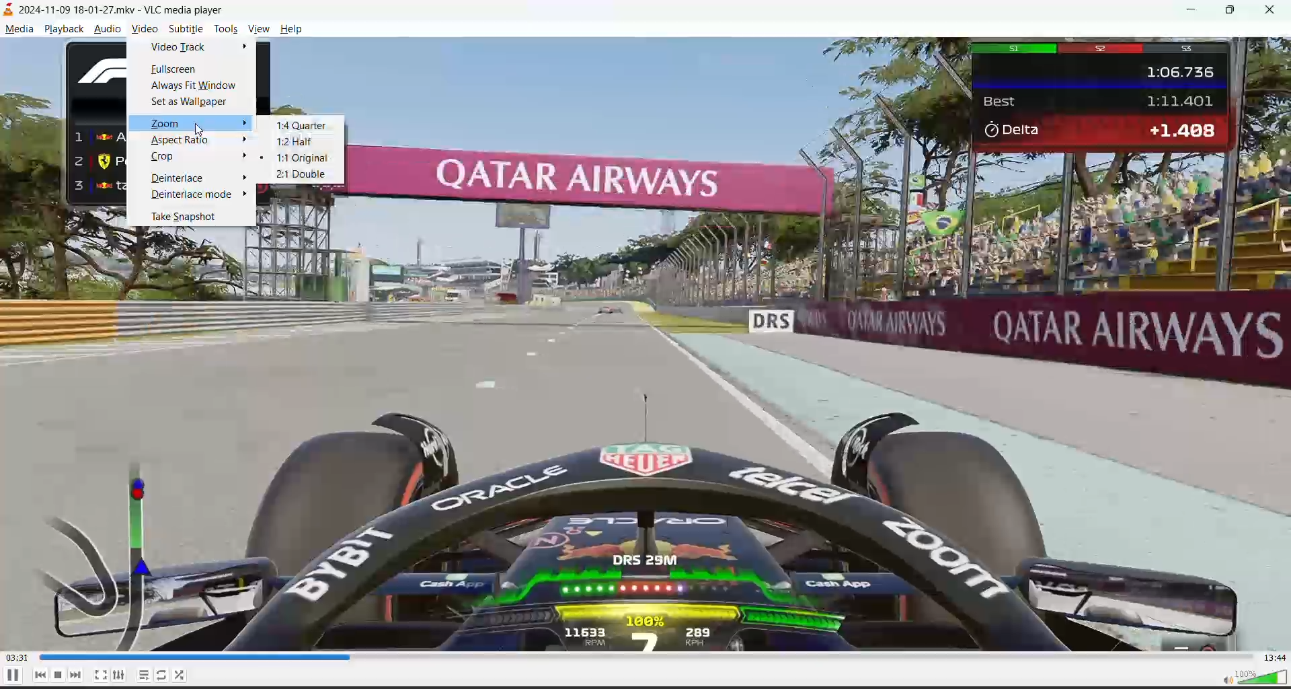 The image size is (1291, 689). I want to click on help, so click(293, 30).